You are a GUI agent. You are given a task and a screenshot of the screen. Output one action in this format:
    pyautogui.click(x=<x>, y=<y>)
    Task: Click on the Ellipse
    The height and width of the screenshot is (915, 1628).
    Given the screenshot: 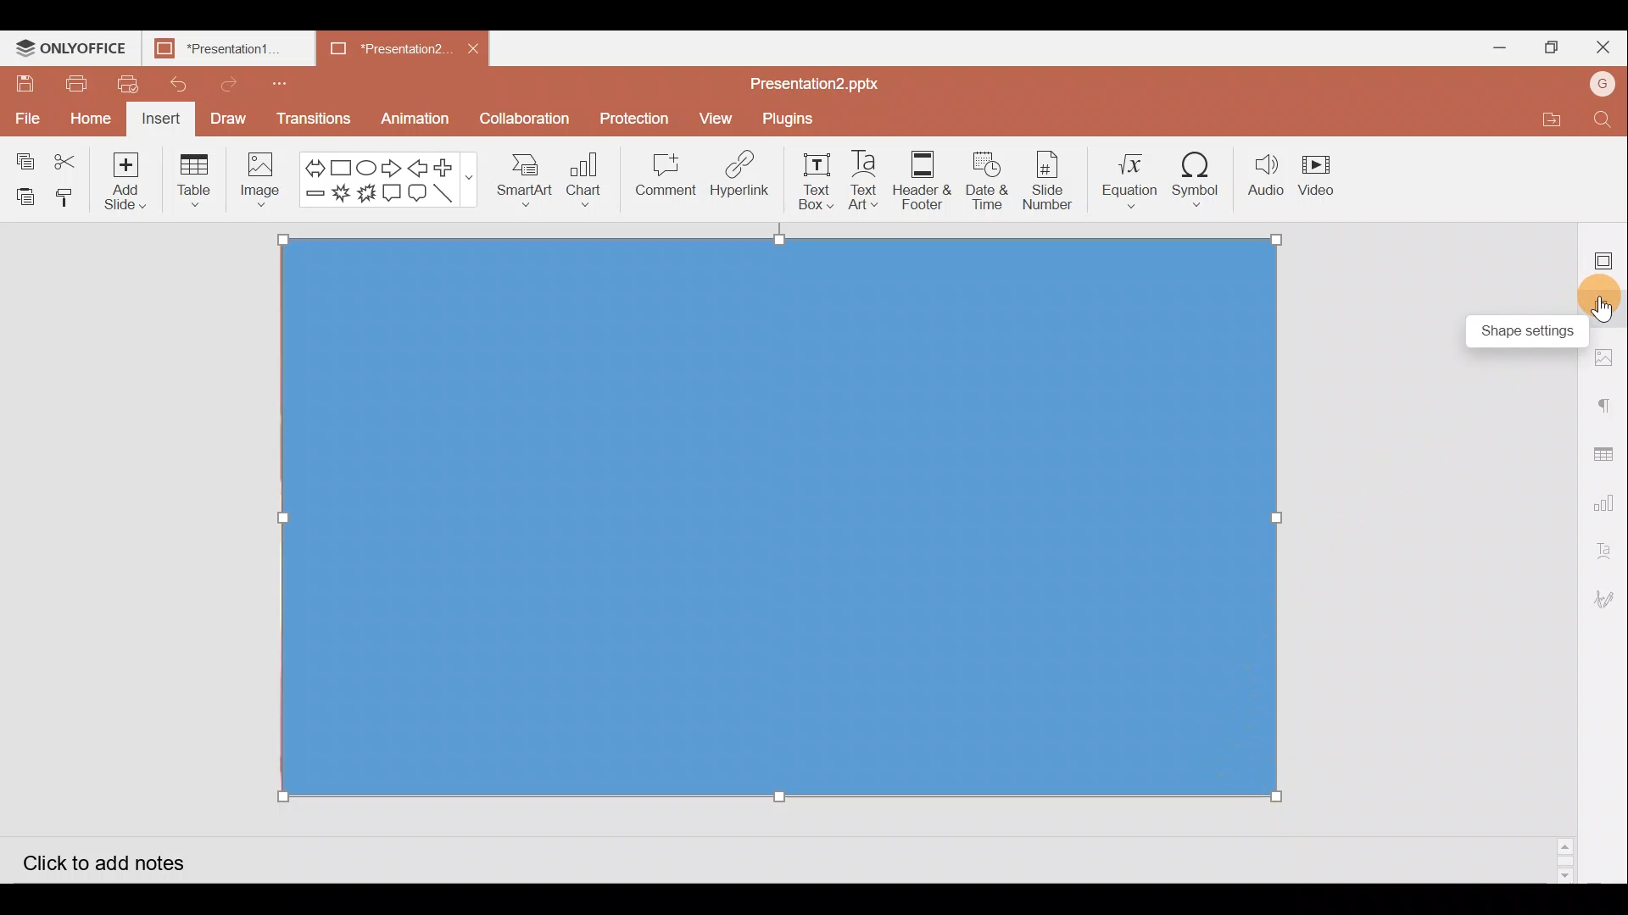 What is the action you would take?
    pyautogui.click(x=368, y=163)
    